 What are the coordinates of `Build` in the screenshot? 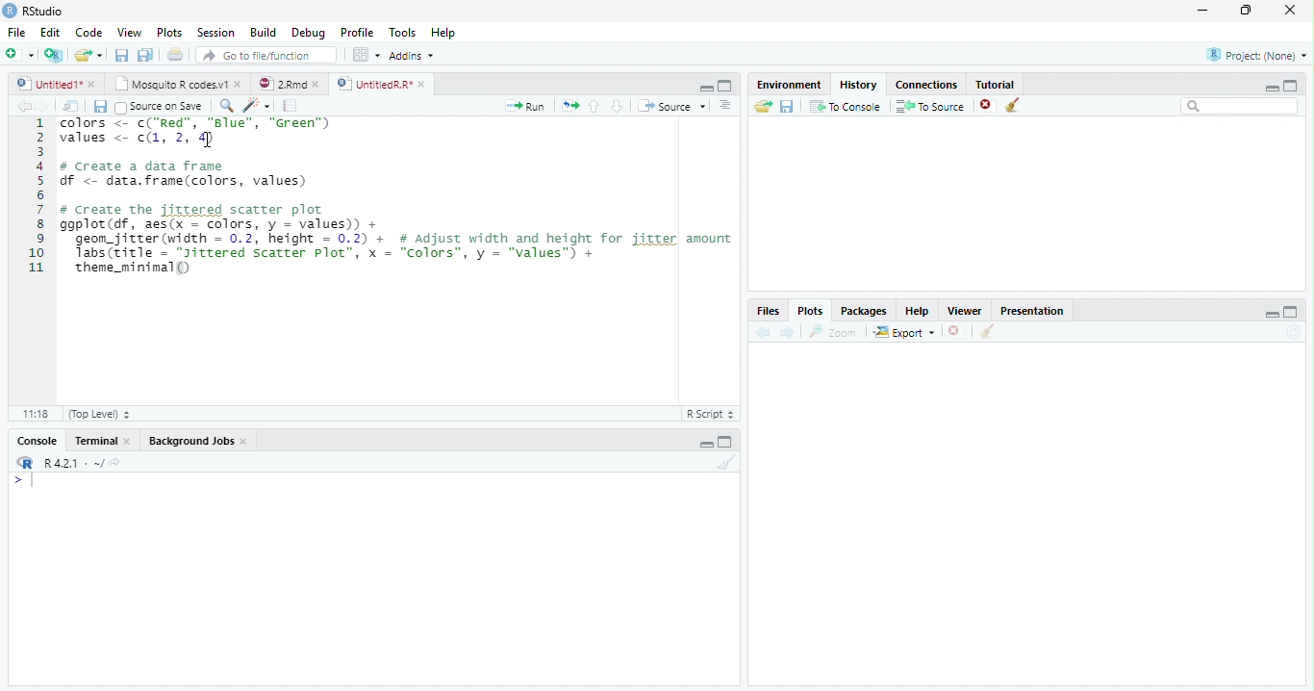 It's located at (262, 32).